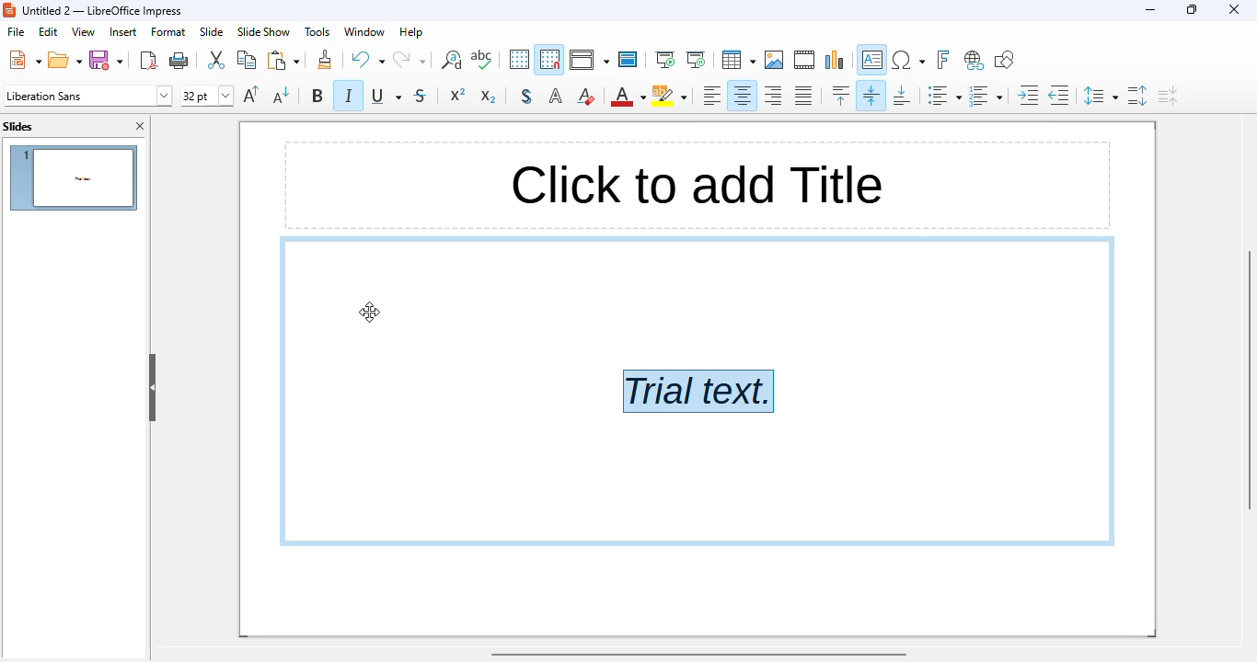 This screenshot has height=662, width=1257. What do you see at coordinates (108, 10) in the screenshot?
I see `Untitled 2 — LibreOffice Impress` at bounding box center [108, 10].